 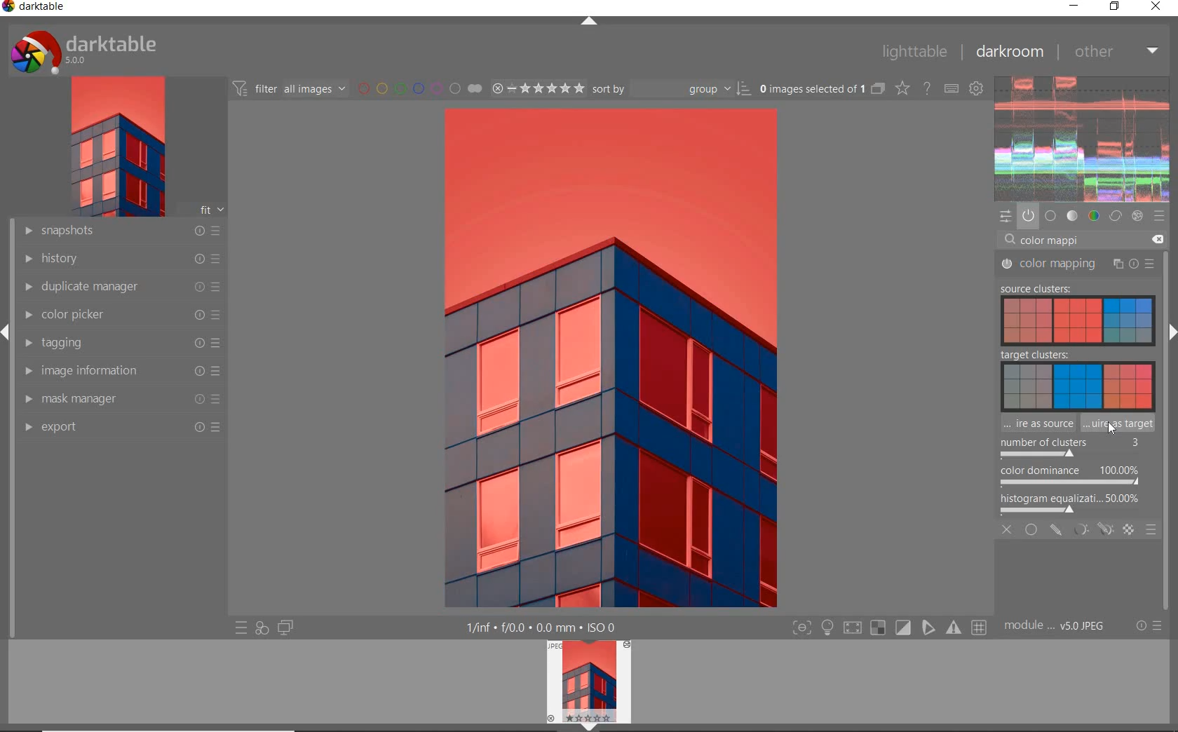 What do you see at coordinates (1171, 332) in the screenshot?
I see `expand/collapse` at bounding box center [1171, 332].